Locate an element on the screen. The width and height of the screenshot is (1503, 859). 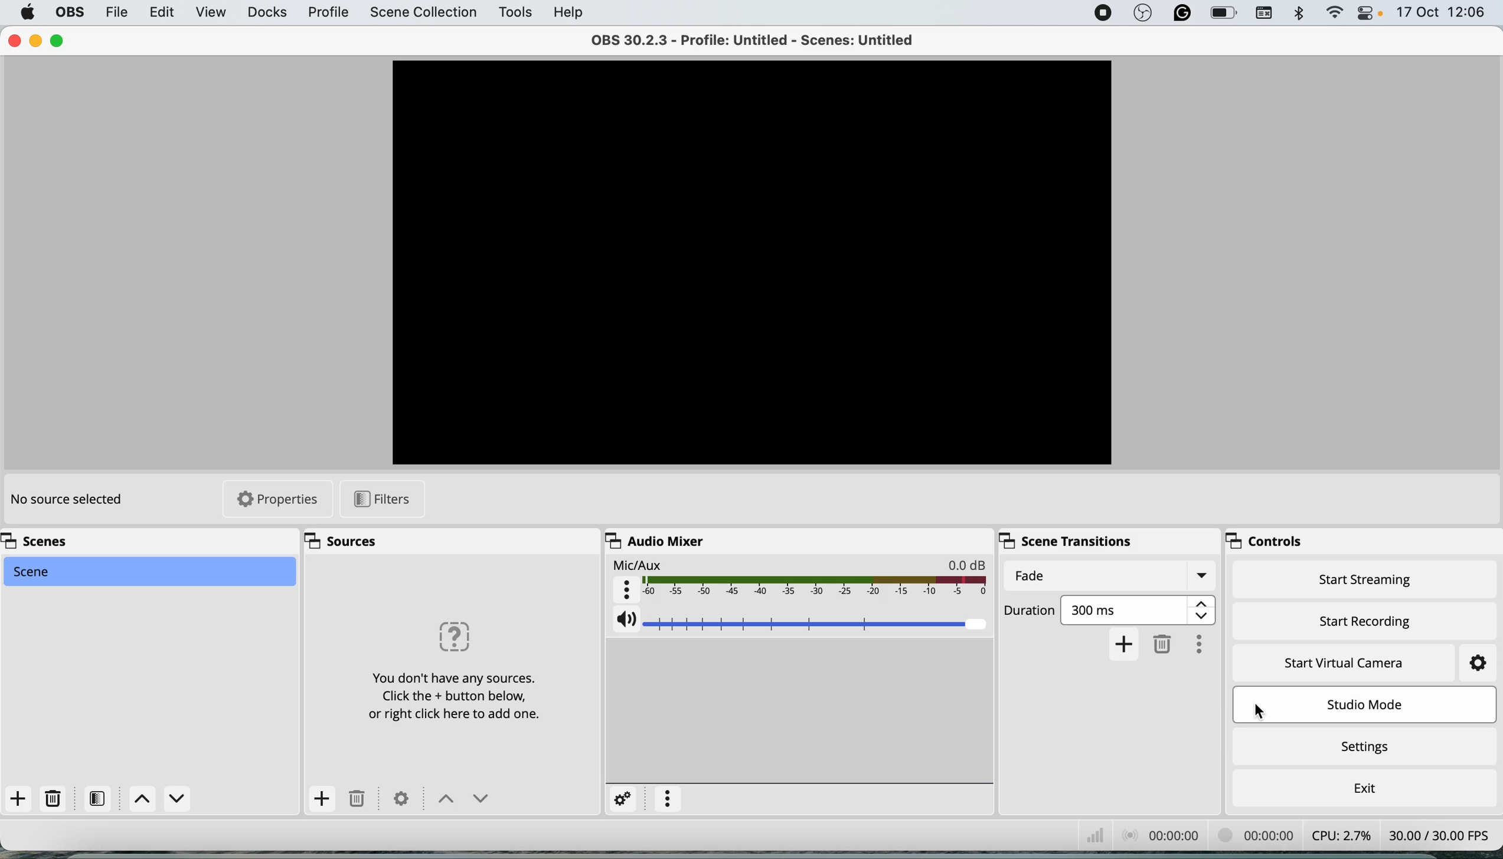
no source selected is located at coordinates (74, 504).